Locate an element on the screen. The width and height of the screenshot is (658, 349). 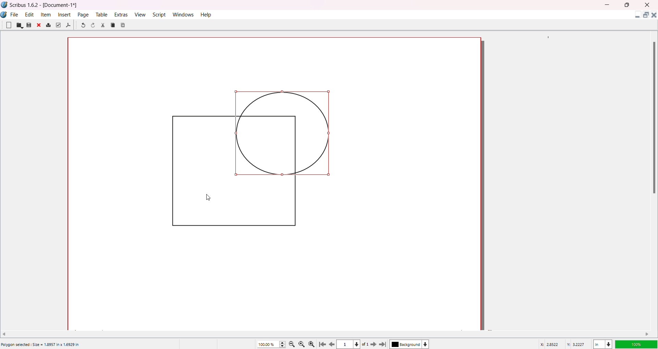
Last is located at coordinates (383, 344).